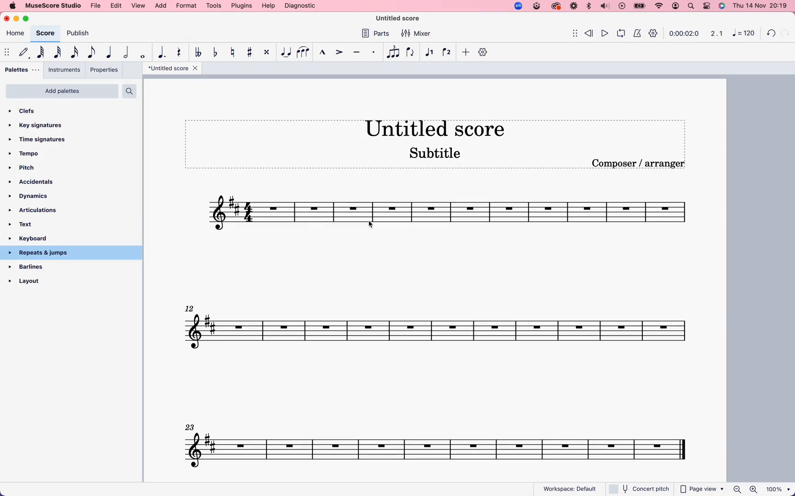  What do you see at coordinates (43, 140) in the screenshot?
I see `time signatures` at bounding box center [43, 140].